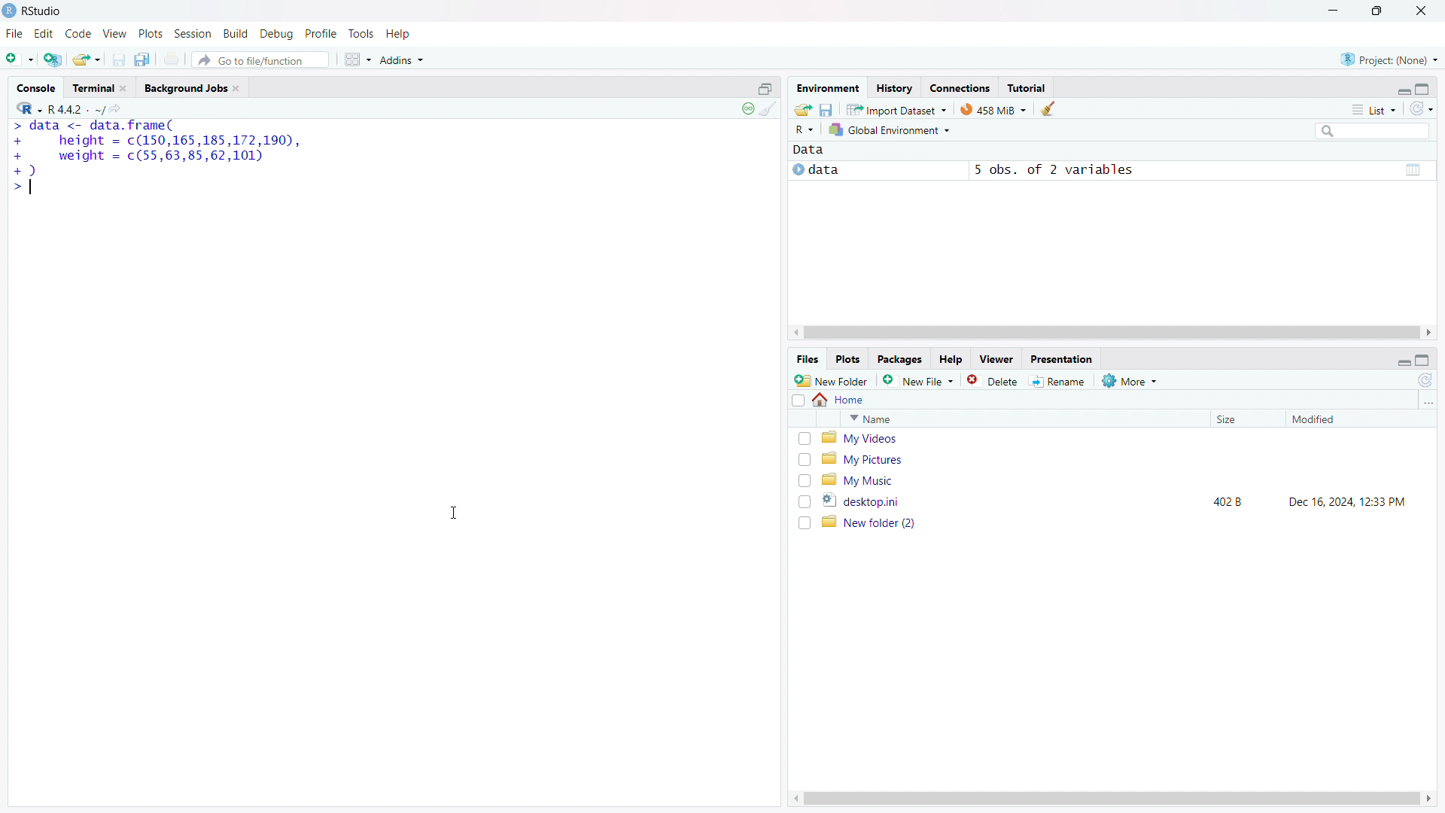 The height and width of the screenshot is (813, 1445). I want to click on select entry, so click(798, 400).